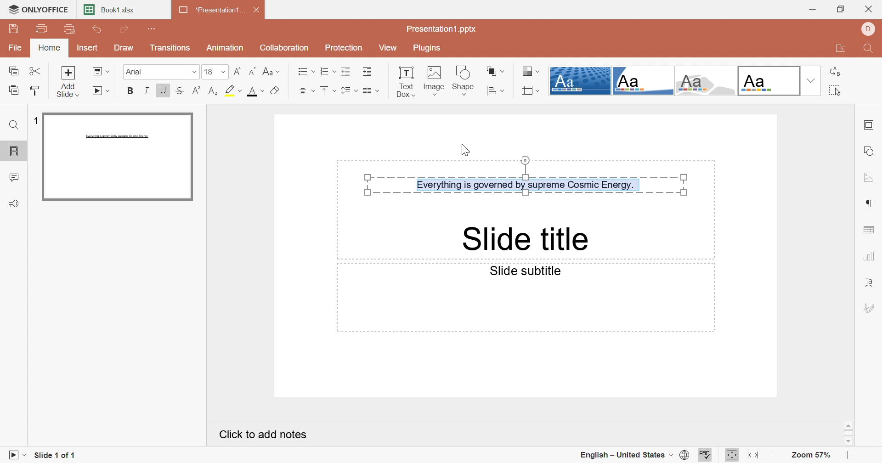  I want to click on Open file location, so click(841, 48).